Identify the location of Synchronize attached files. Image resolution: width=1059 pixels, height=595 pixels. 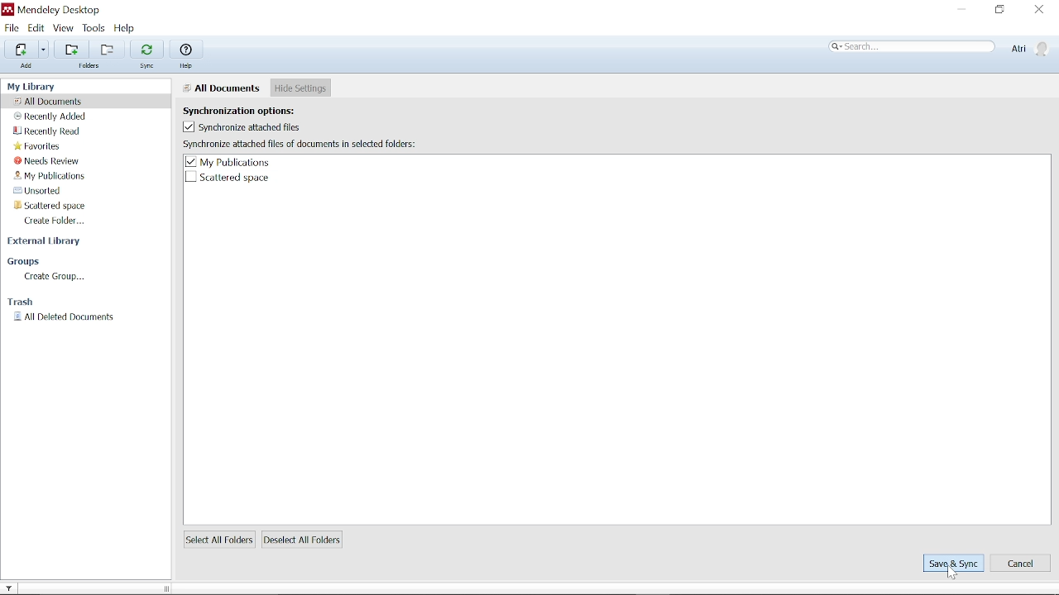
(241, 127).